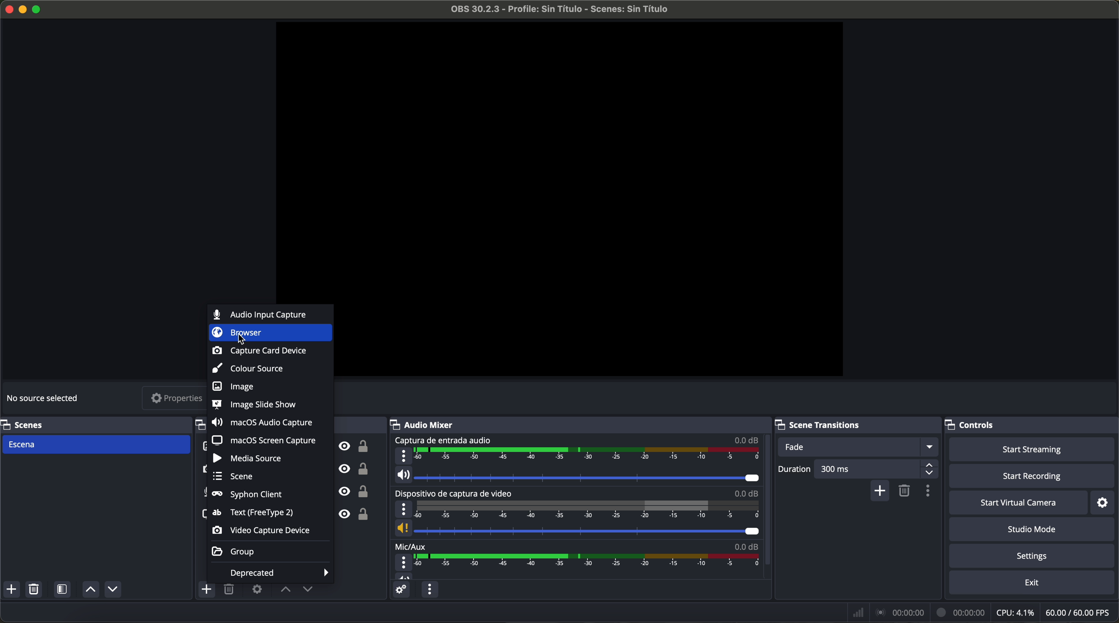  What do you see at coordinates (113, 590) in the screenshot?
I see `move sources down` at bounding box center [113, 590].